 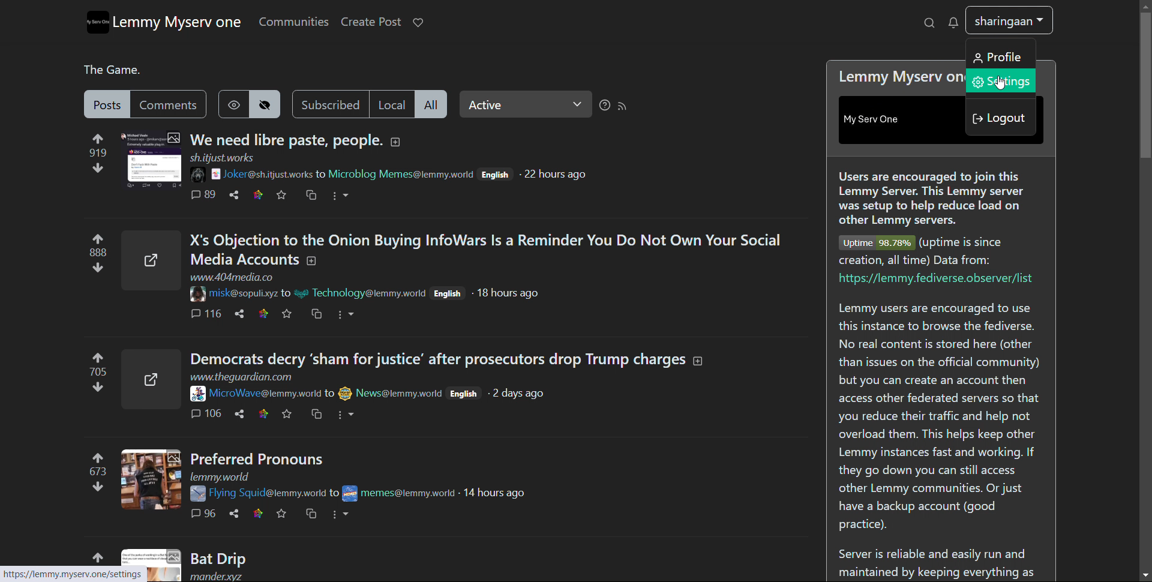 What do you see at coordinates (224, 157) in the screenshot?
I see `URL` at bounding box center [224, 157].